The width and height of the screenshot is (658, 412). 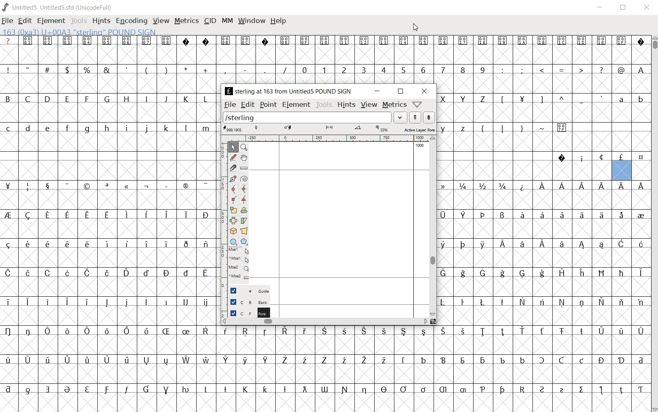 I want to click on WINDOW, so click(x=251, y=22).